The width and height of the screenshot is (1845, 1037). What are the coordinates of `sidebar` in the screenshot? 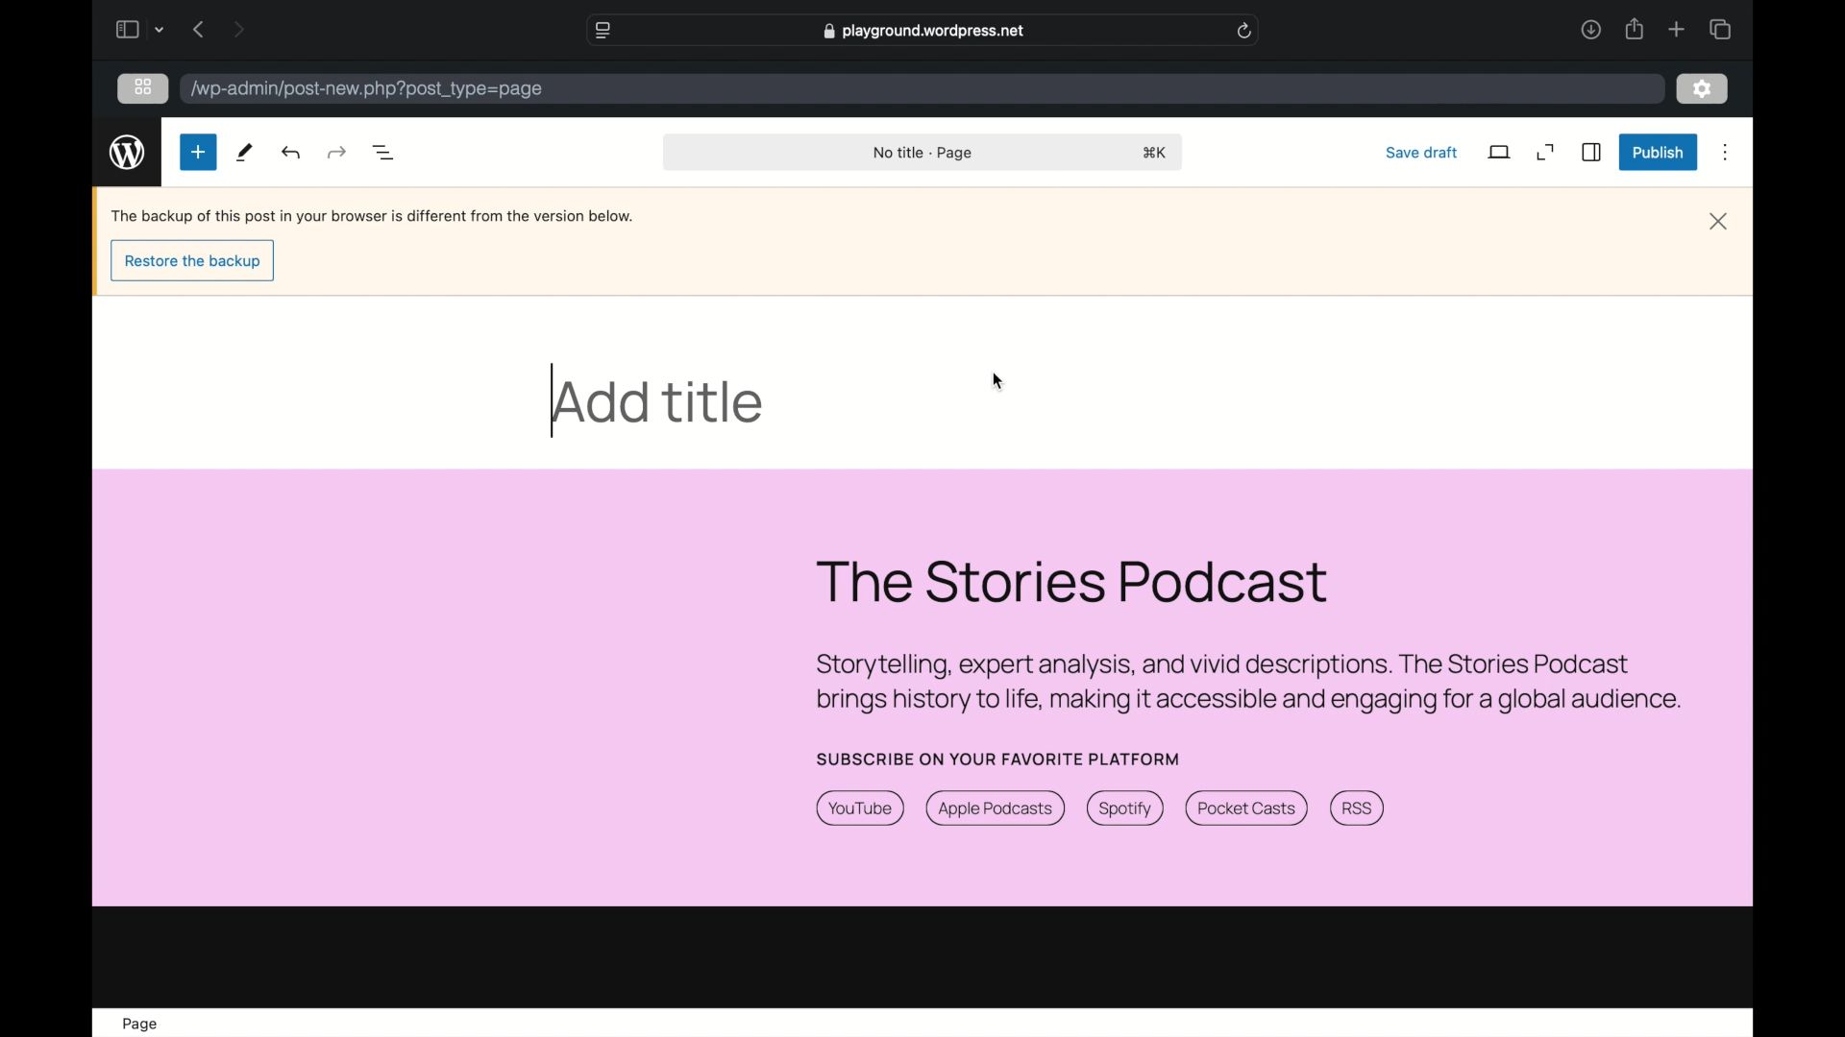 It's located at (1592, 152).